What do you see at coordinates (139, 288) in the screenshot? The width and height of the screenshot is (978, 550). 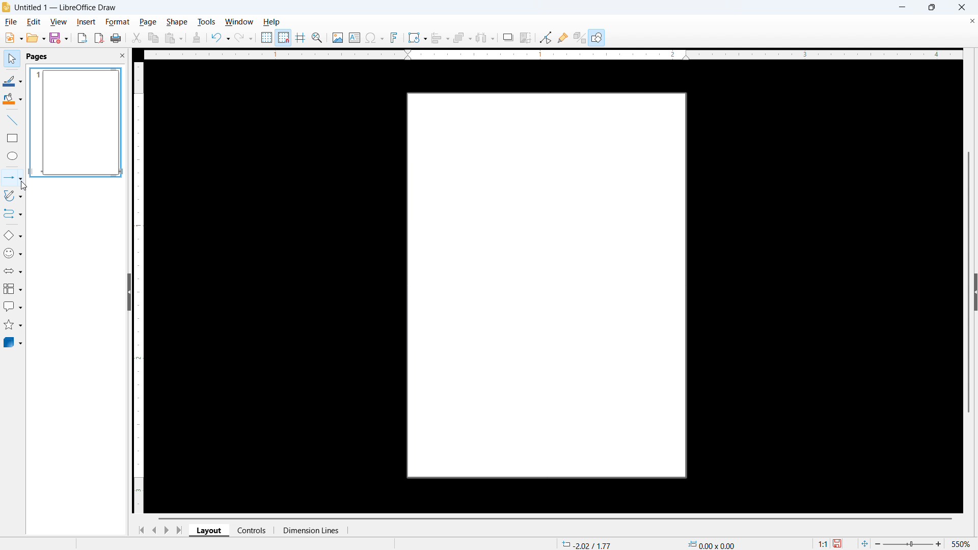 I see `Vertical ruler ` at bounding box center [139, 288].